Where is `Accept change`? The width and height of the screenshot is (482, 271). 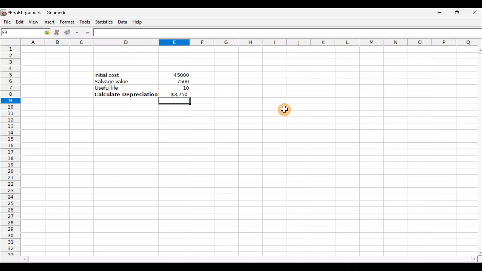 Accept change is located at coordinates (73, 32).